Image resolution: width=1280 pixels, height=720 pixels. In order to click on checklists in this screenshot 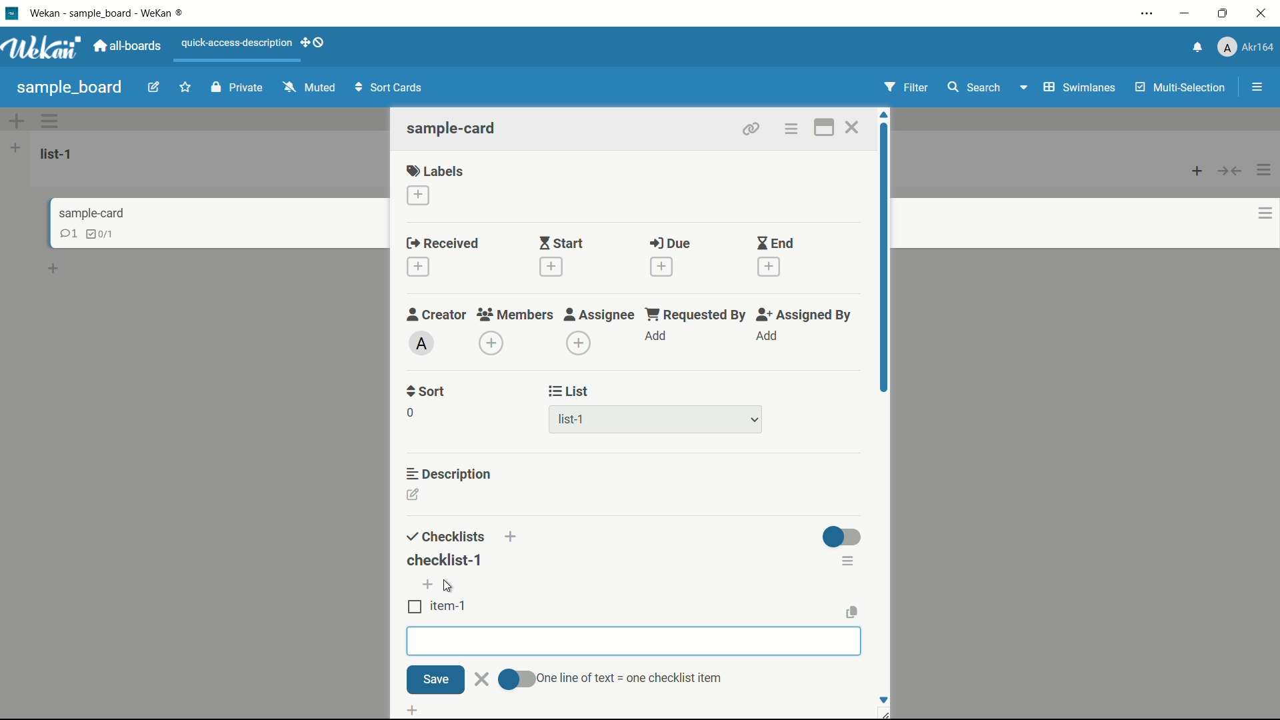, I will do `click(446, 537)`.